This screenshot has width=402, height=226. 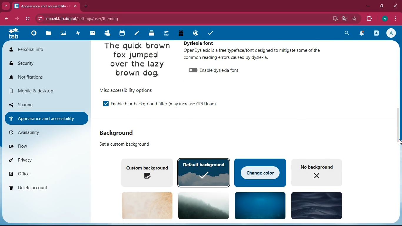 What do you see at coordinates (192, 70) in the screenshot?
I see `enable` at bounding box center [192, 70].